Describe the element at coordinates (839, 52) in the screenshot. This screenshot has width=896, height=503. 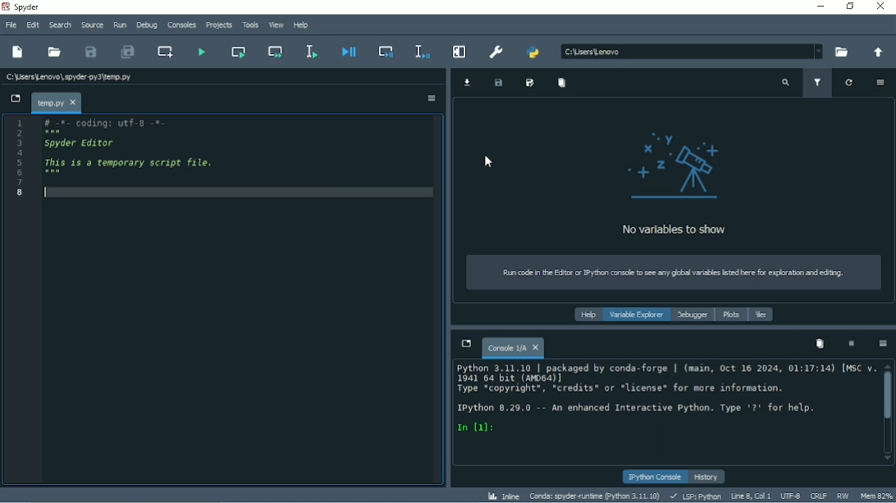
I see `Browse a working directory` at that location.